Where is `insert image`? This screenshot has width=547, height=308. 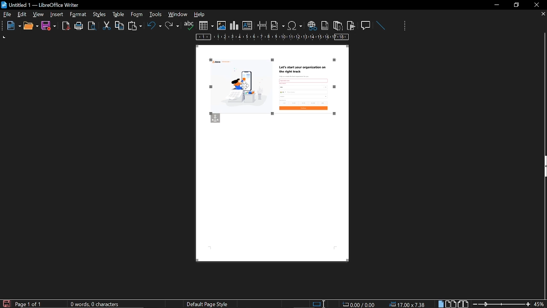 insert image is located at coordinates (221, 26).